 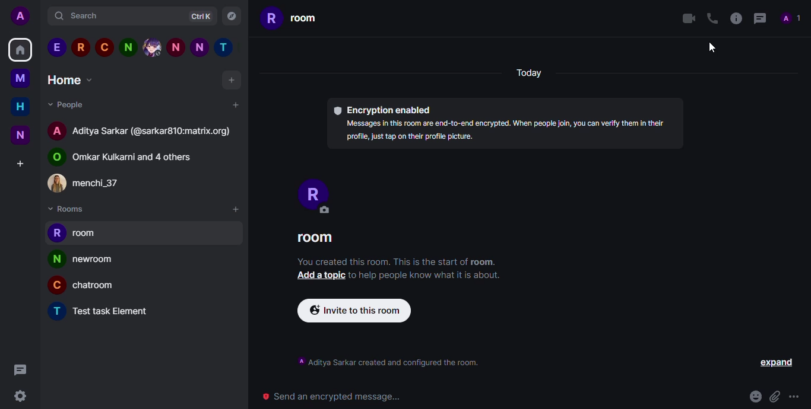 I want to click on Settings, so click(x=20, y=396).